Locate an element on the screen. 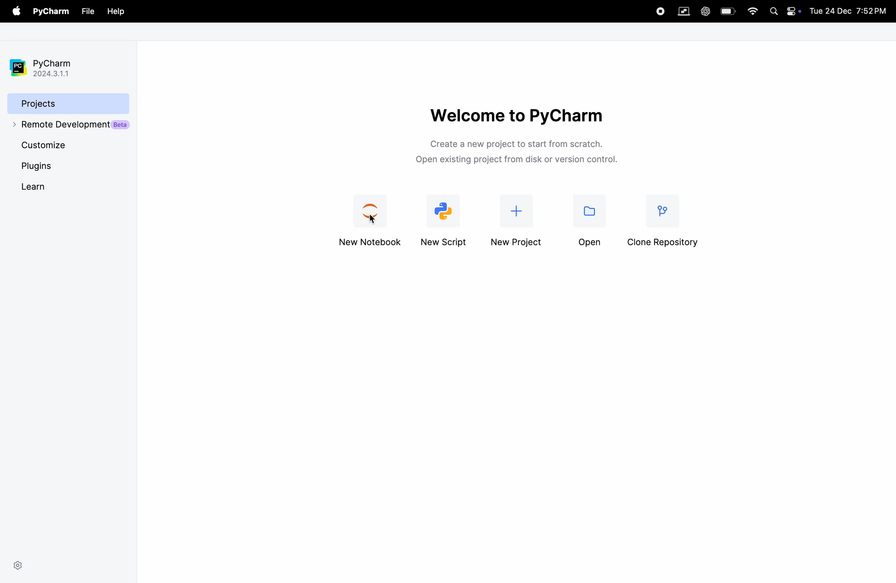 The image size is (896, 583). pycharm is located at coordinates (52, 11).